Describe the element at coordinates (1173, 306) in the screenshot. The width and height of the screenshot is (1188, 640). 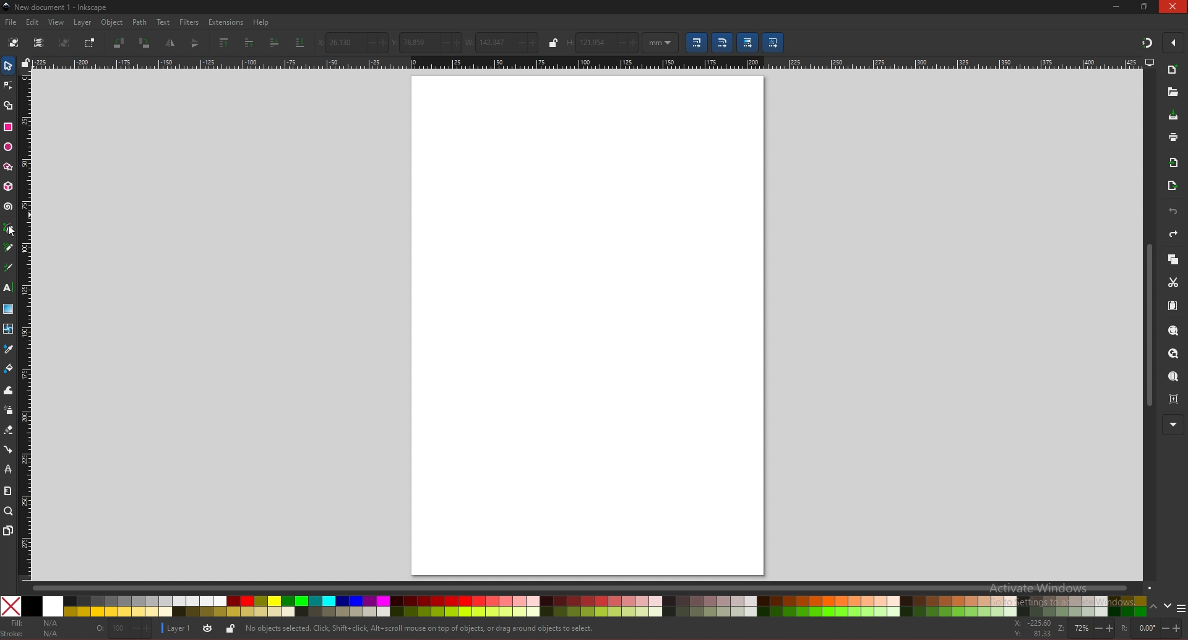
I see `paste` at that location.